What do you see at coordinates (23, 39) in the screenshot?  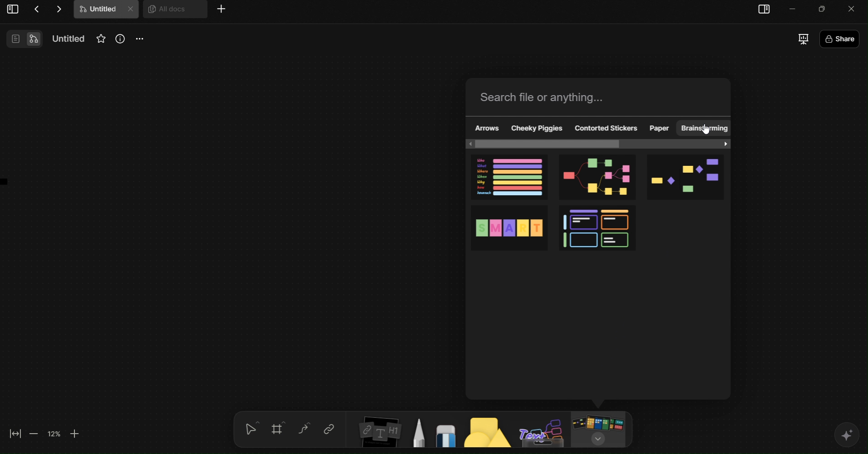 I see `View` at bounding box center [23, 39].